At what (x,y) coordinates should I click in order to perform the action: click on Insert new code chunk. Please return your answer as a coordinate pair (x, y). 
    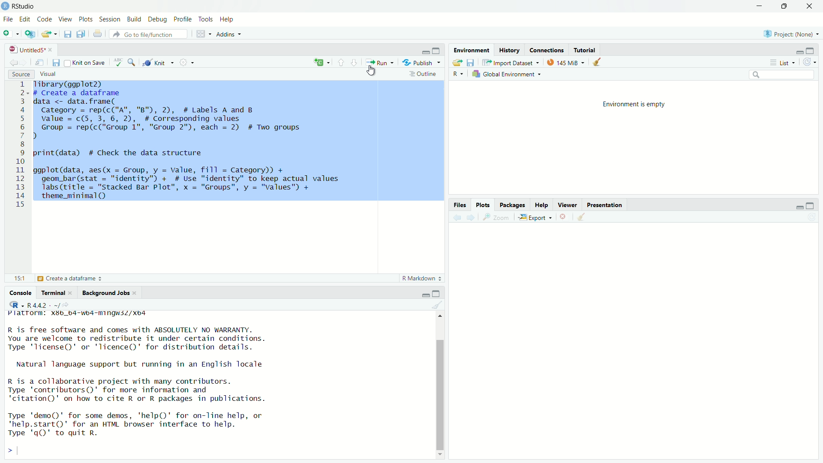
    Looking at the image, I should click on (320, 61).